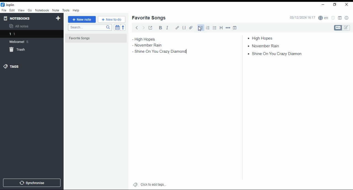 The height and width of the screenshot is (190, 353). What do you see at coordinates (137, 27) in the screenshot?
I see `back` at bounding box center [137, 27].